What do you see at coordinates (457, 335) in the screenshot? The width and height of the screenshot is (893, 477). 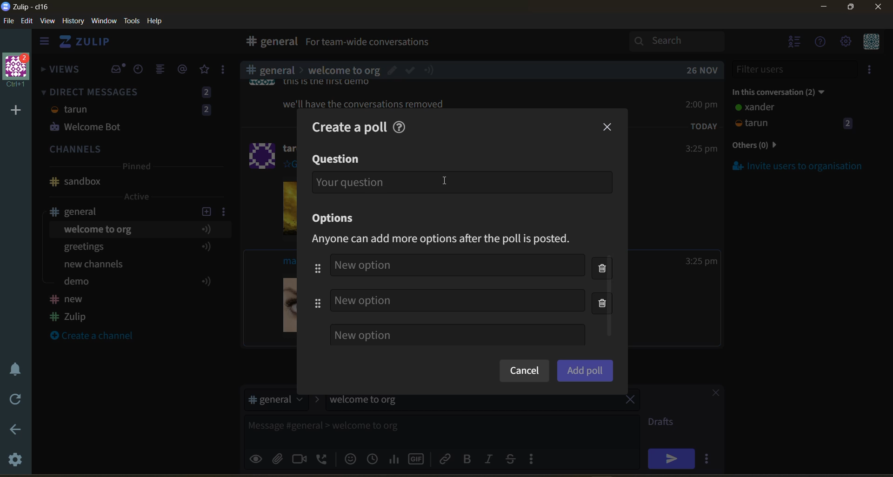 I see `new option` at bounding box center [457, 335].